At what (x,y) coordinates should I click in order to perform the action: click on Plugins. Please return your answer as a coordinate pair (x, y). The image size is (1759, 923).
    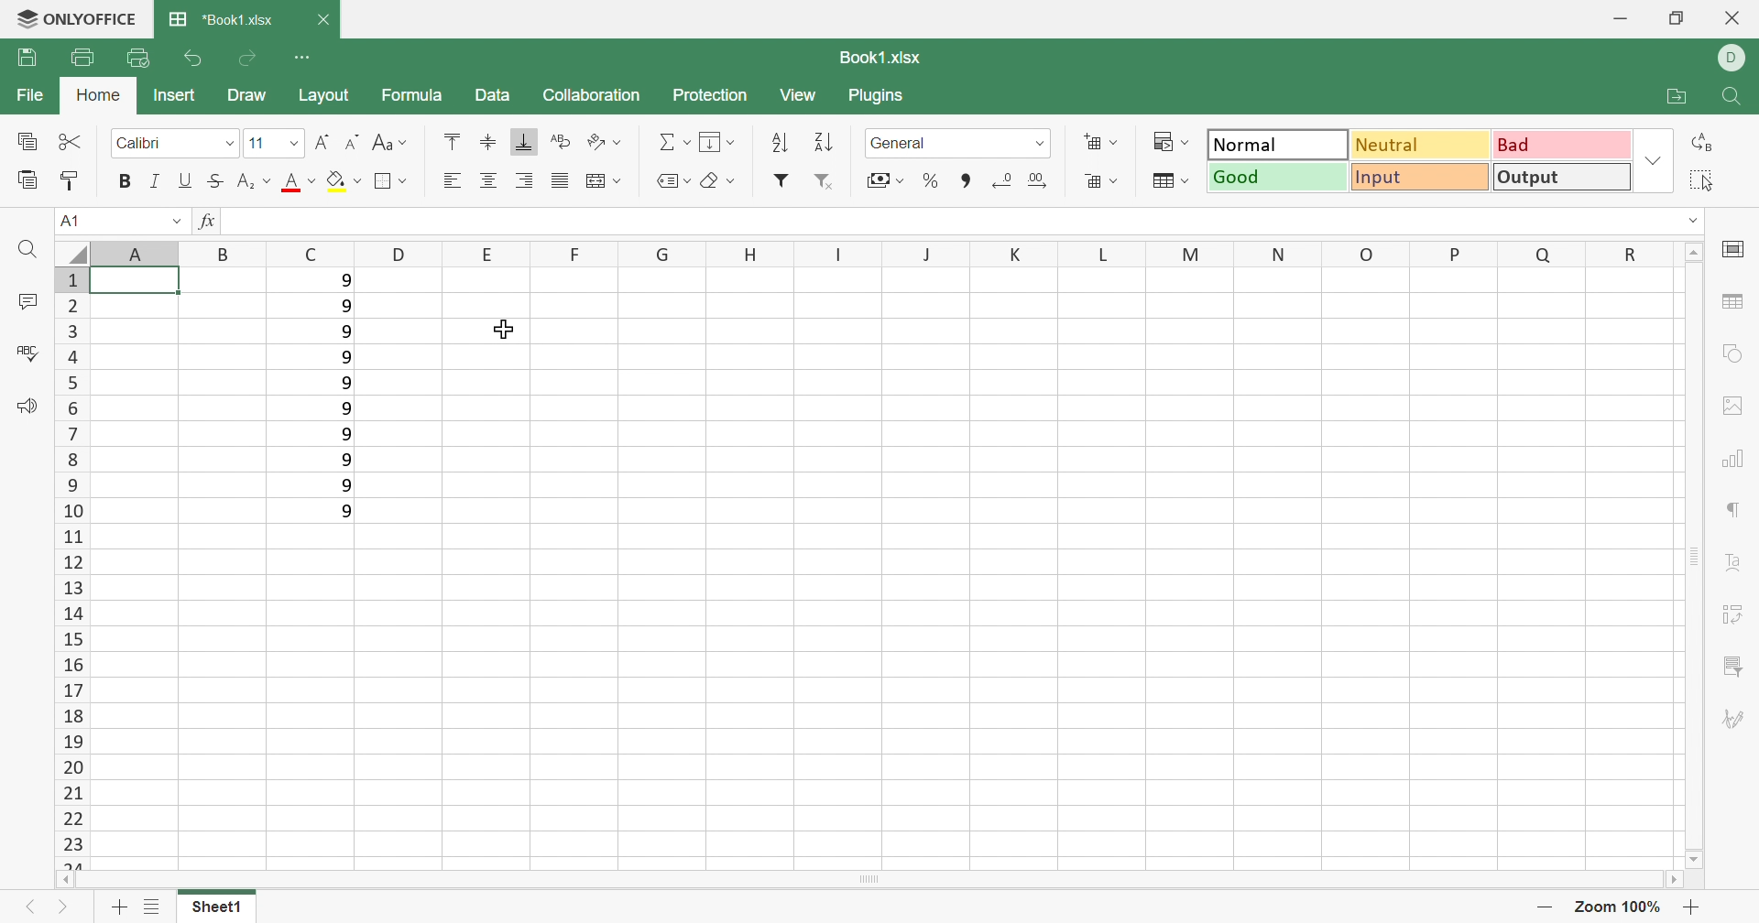
    Looking at the image, I should click on (882, 99).